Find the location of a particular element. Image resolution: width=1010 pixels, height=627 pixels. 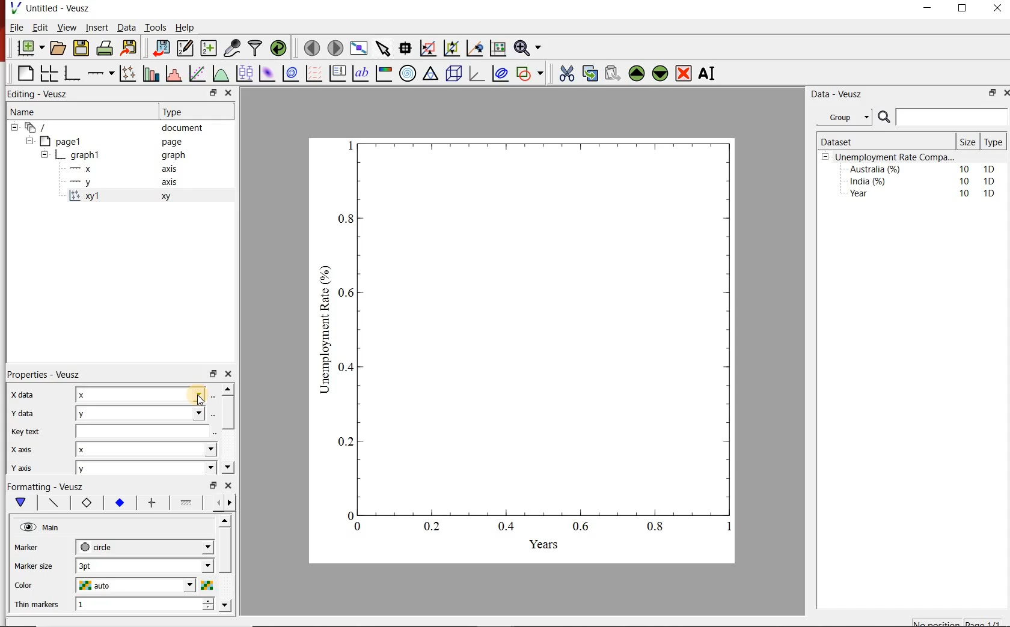

Dataset is located at coordinates (865, 142).